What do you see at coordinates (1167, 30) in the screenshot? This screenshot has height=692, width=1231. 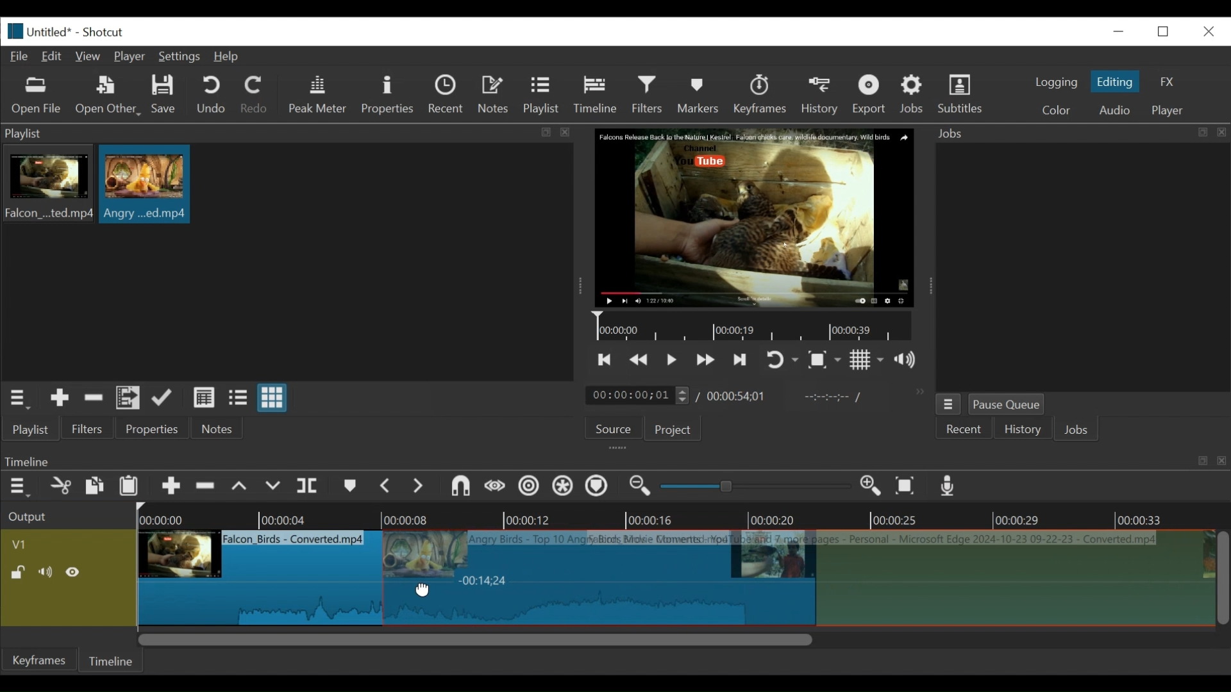 I see `restore` at bounding box center [1167, 30].